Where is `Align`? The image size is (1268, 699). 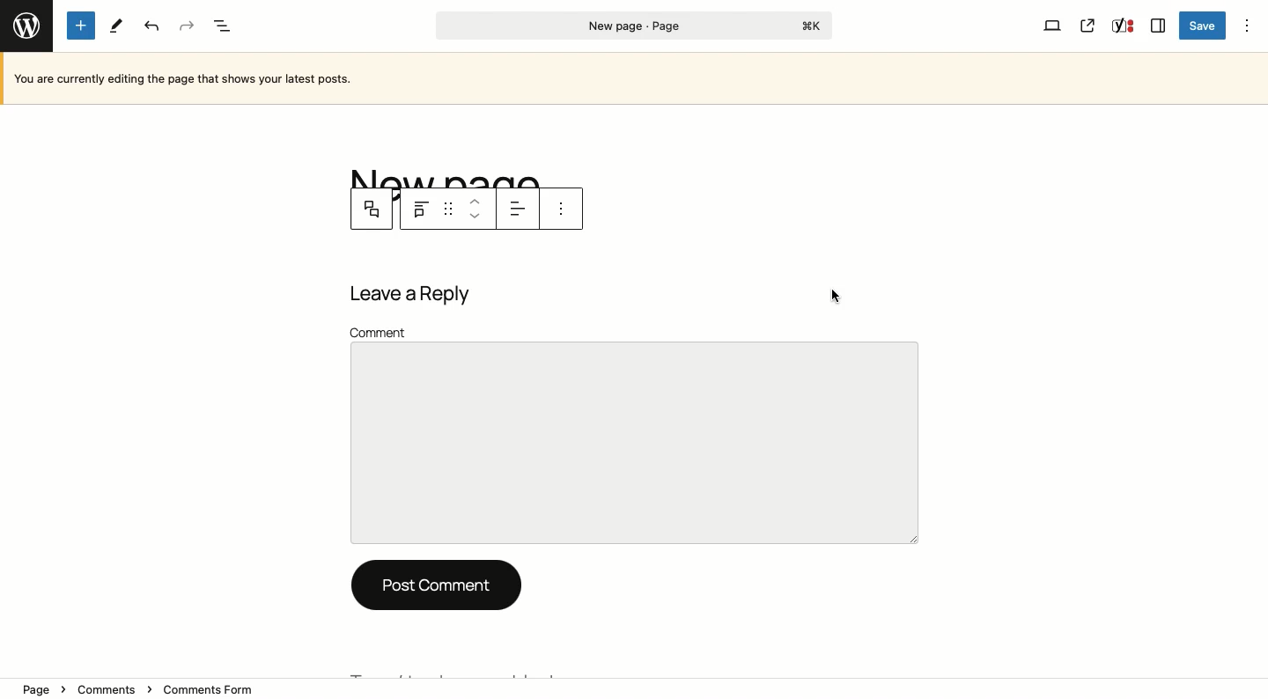 Align is located at coordinates (516, 210).